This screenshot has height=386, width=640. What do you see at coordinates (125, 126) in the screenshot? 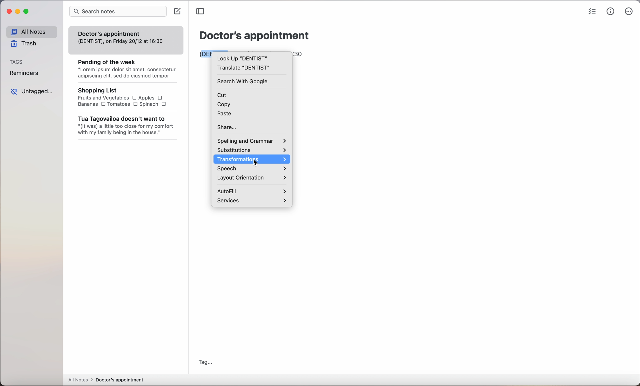
I see `Tua Tagovailoa doesn't want to
"(It was) a little too close for my comfort
with my family being in the house,"` at bounding box center [125, 126].